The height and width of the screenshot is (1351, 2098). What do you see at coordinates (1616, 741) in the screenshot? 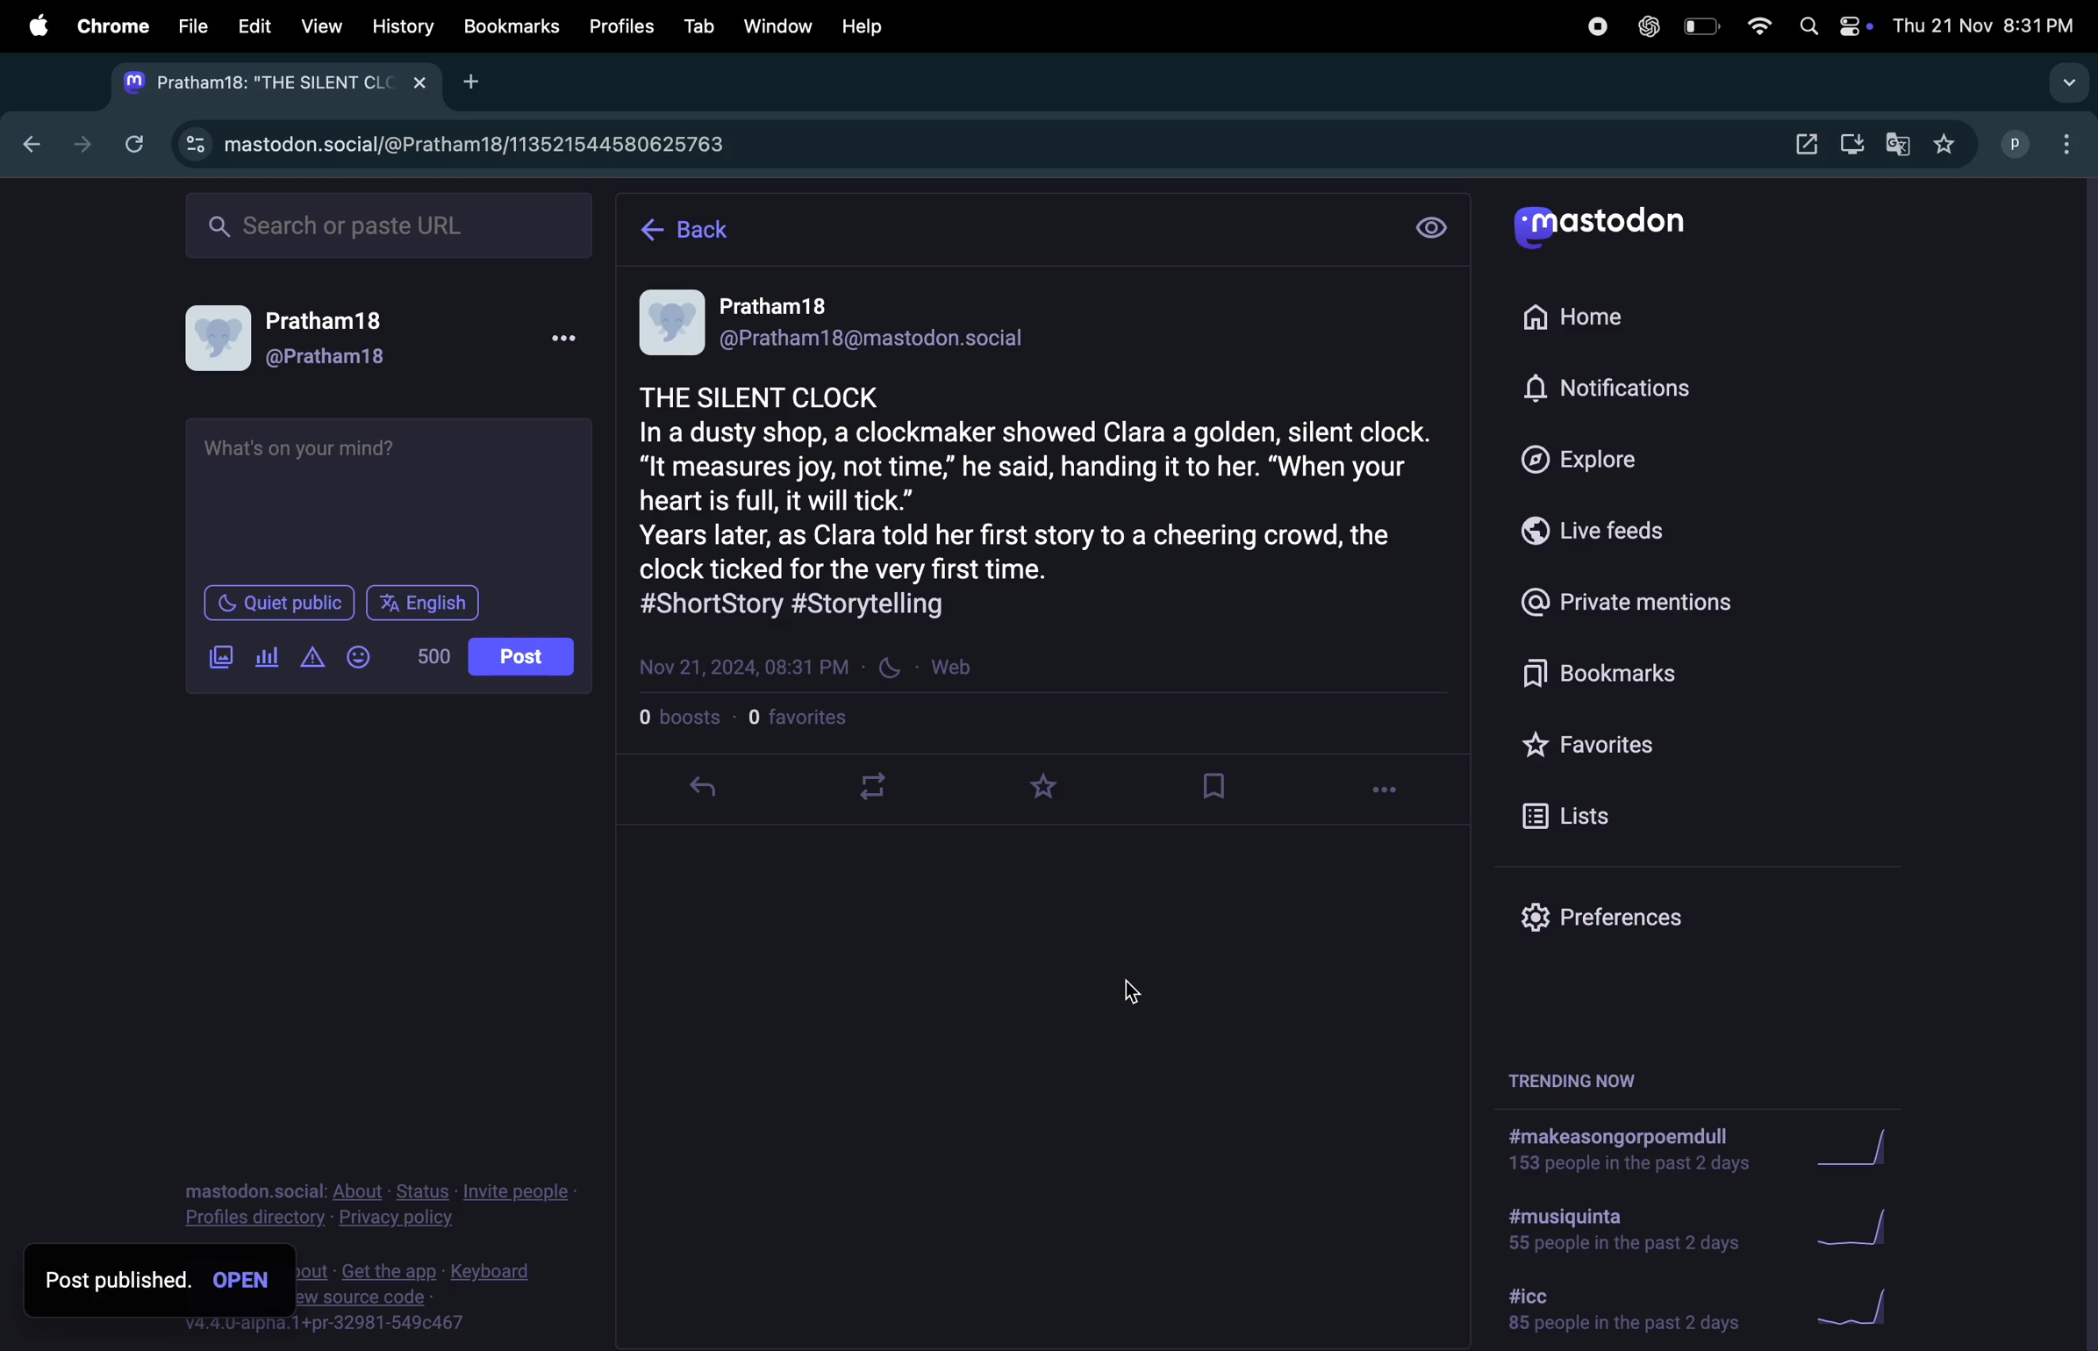
I see `favourites` at bounding box center [1616, 741].